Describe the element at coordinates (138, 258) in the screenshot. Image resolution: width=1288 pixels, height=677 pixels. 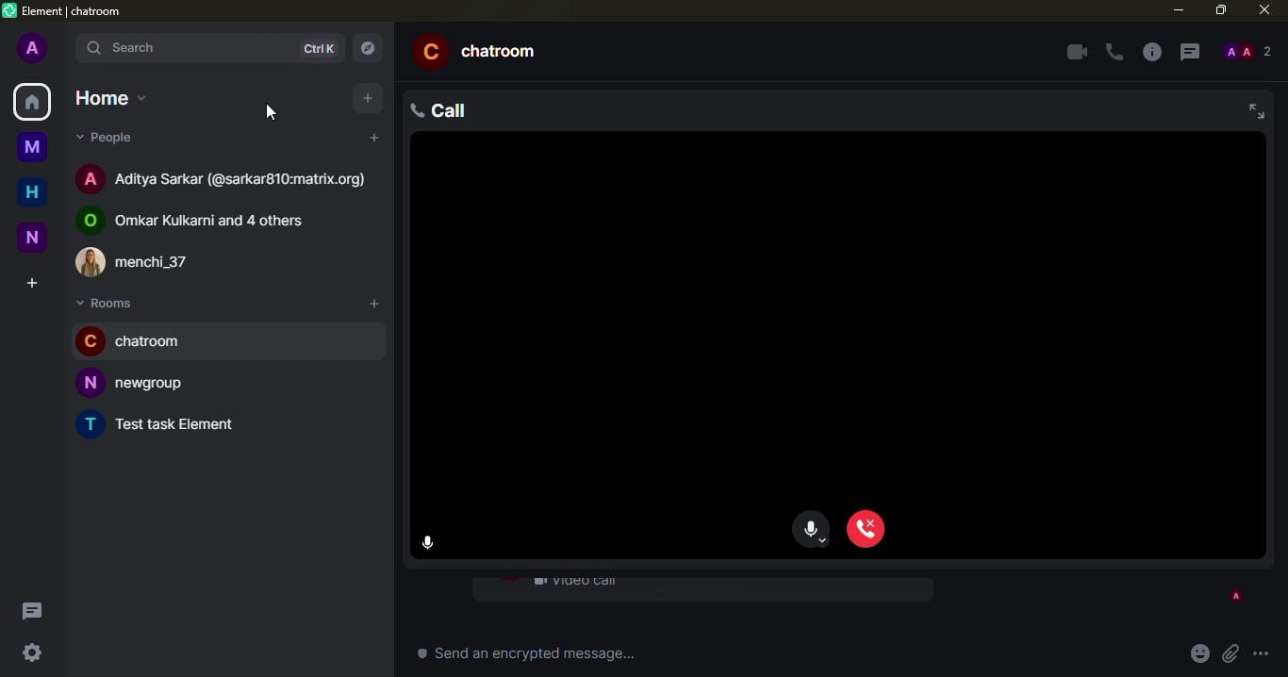
I see `menchi_37` at that location.